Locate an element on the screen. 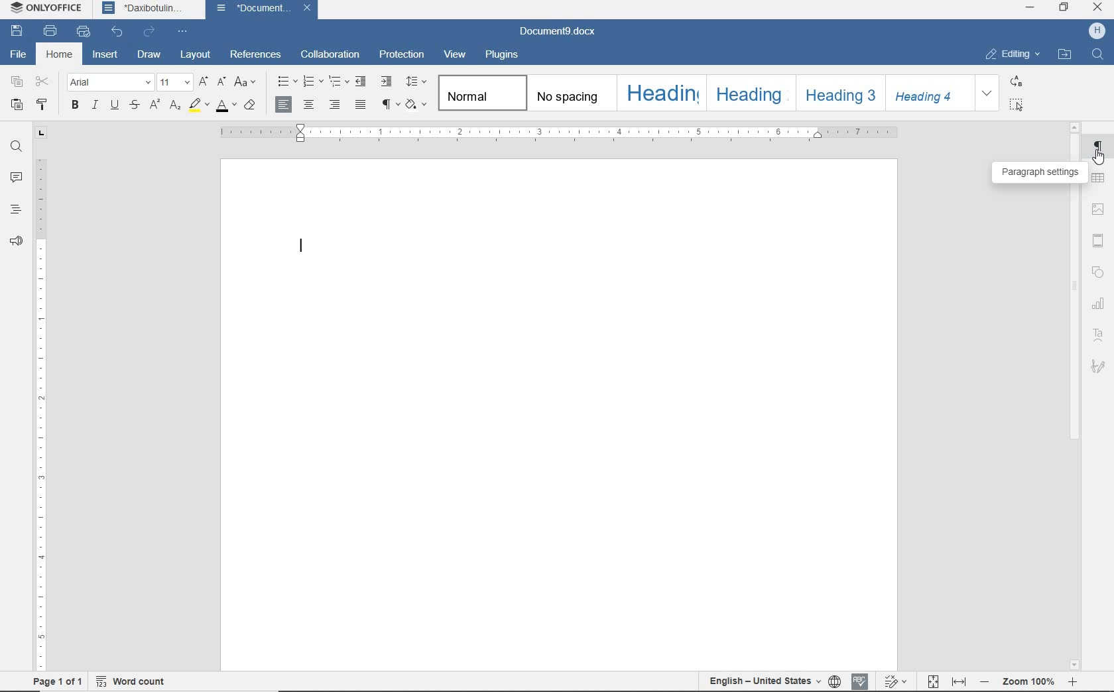 This screenshot has height=692, width=1114. find is located at coordinates (16, 147).